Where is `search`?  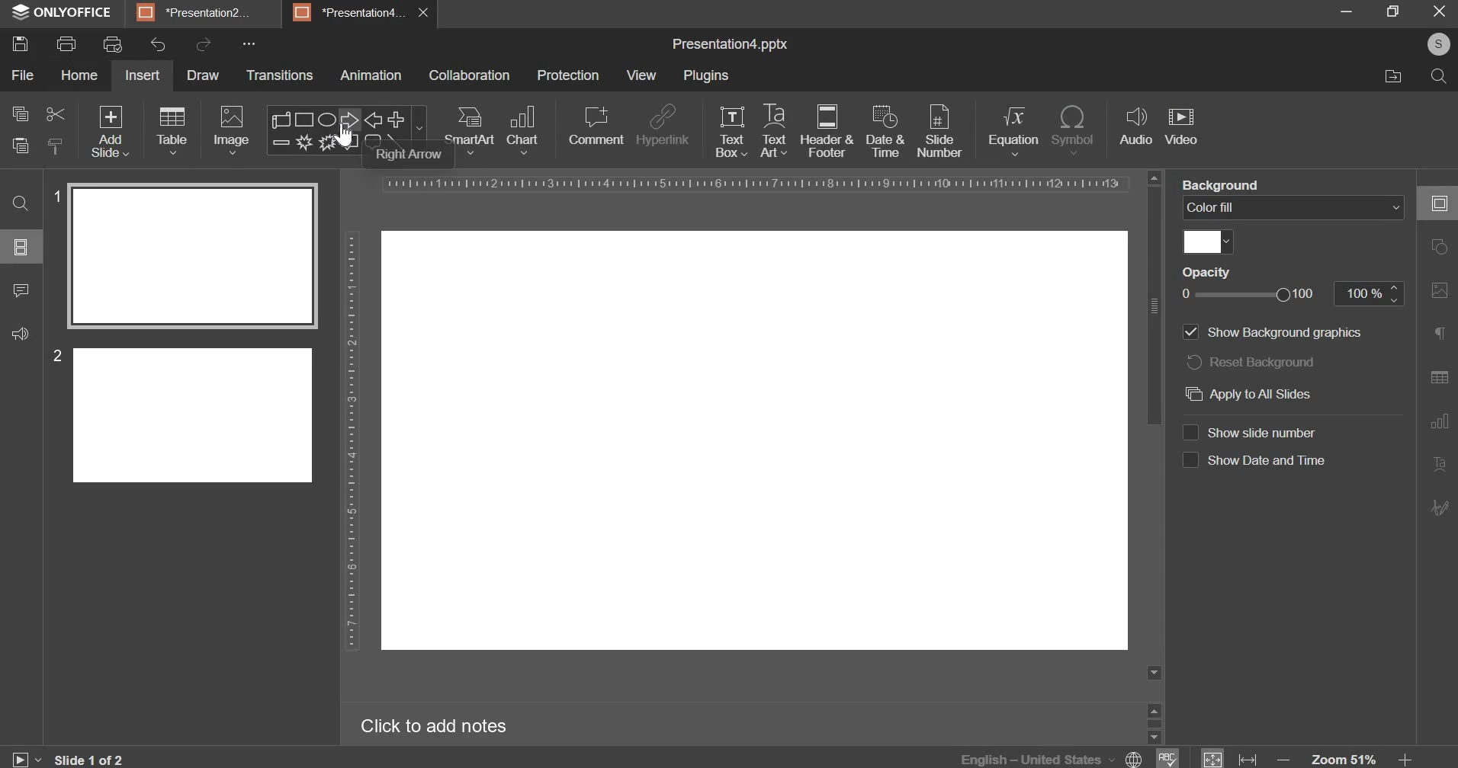 search is located at coordinates (17, 201).